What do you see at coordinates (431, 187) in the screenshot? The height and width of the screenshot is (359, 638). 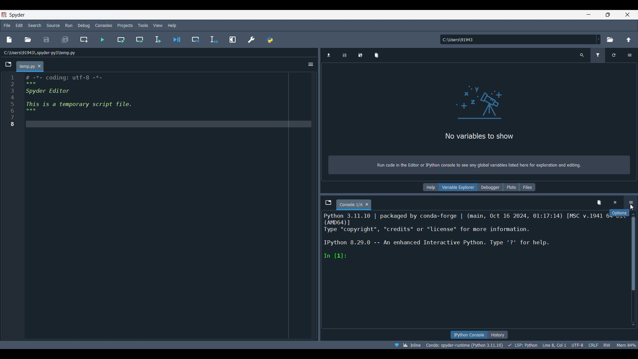 I see `Help` at bounding box center [431, 187].